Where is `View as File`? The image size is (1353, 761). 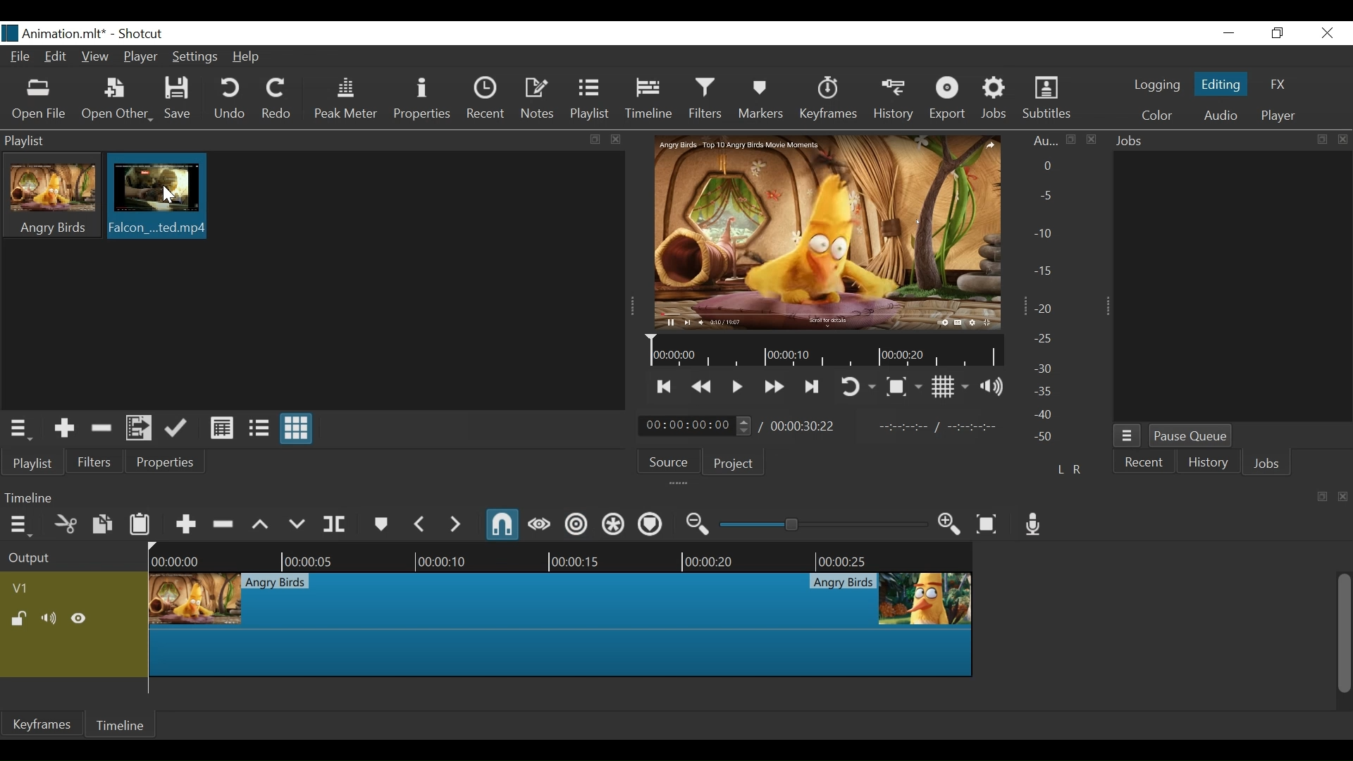
View as File is located at coordinates (259, 429).